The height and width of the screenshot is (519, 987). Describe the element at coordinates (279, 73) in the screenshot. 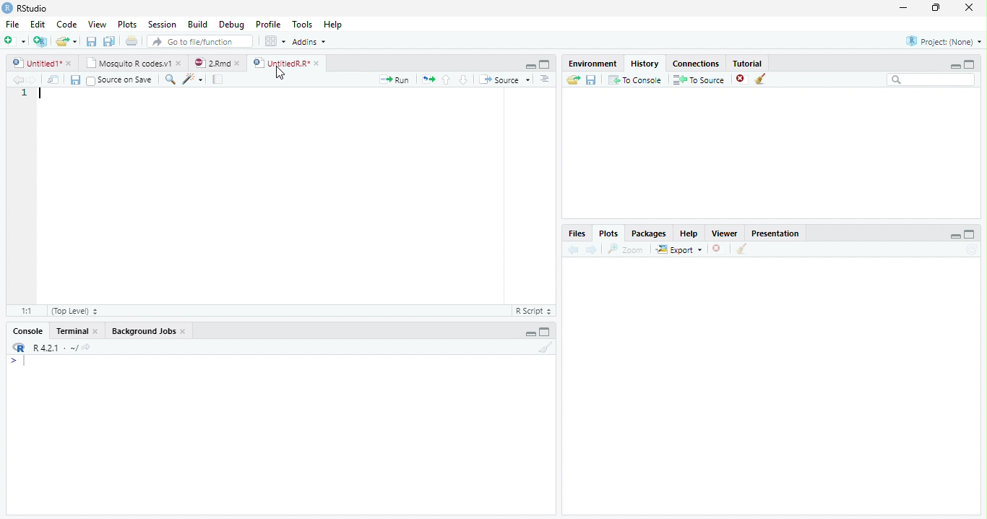

I see `cursor` at that location.